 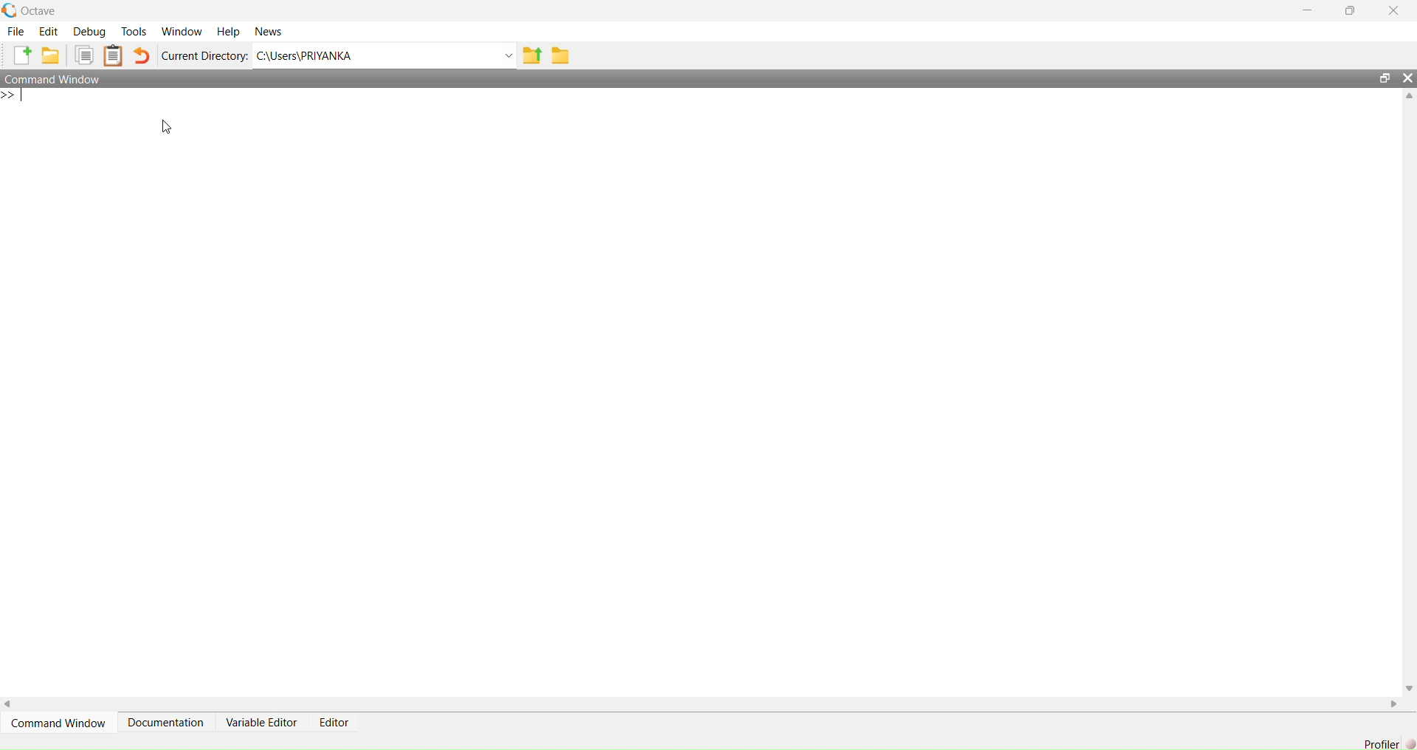 What do you see at coordinates (321, 55) in the screenshot?
I see `C:\Users\PRIYANKA` at bounding box center [321, 55].